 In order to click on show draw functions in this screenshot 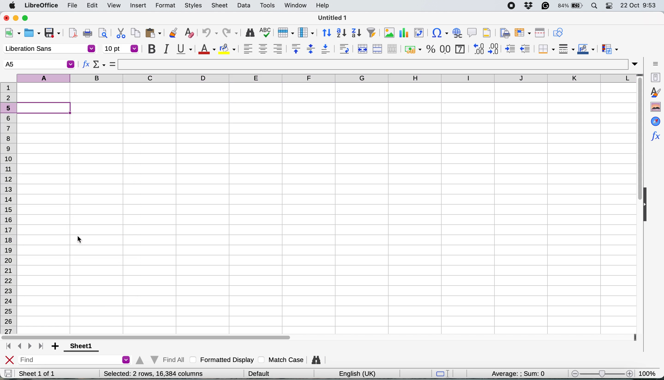, I will do `click(558, 32)`.